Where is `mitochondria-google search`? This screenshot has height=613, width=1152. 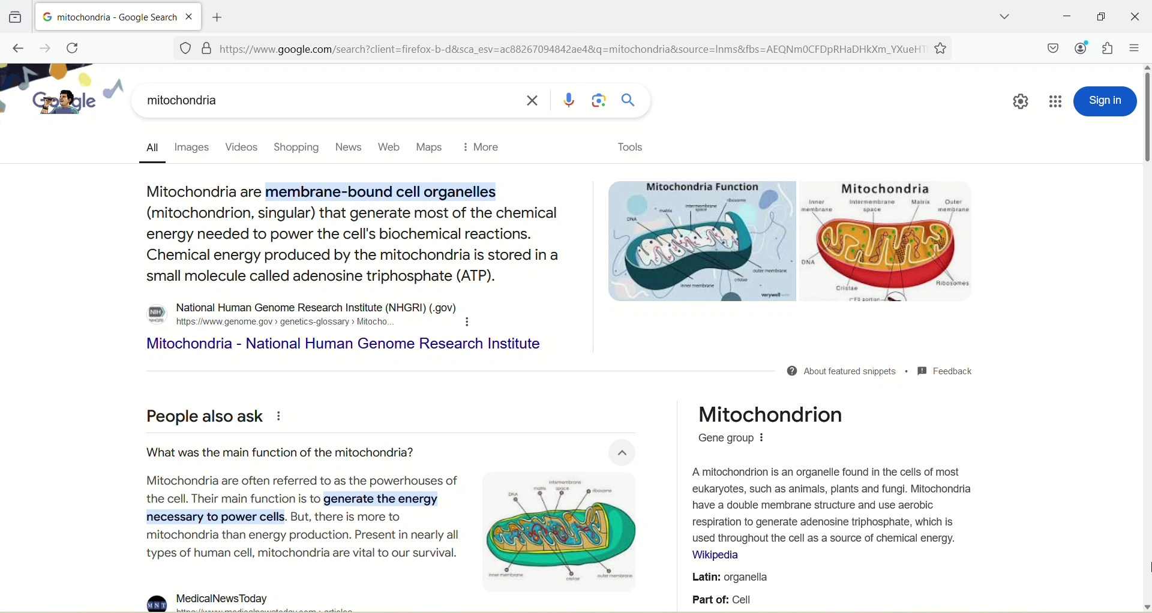 mitochondria-google search is located at coordinates (106, 17).